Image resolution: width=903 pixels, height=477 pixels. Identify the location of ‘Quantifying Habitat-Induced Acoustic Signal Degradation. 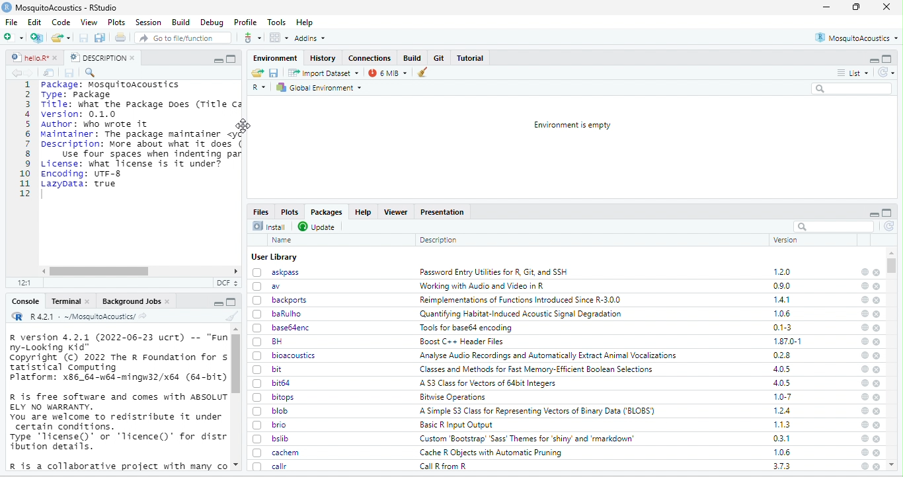
(521, 314).